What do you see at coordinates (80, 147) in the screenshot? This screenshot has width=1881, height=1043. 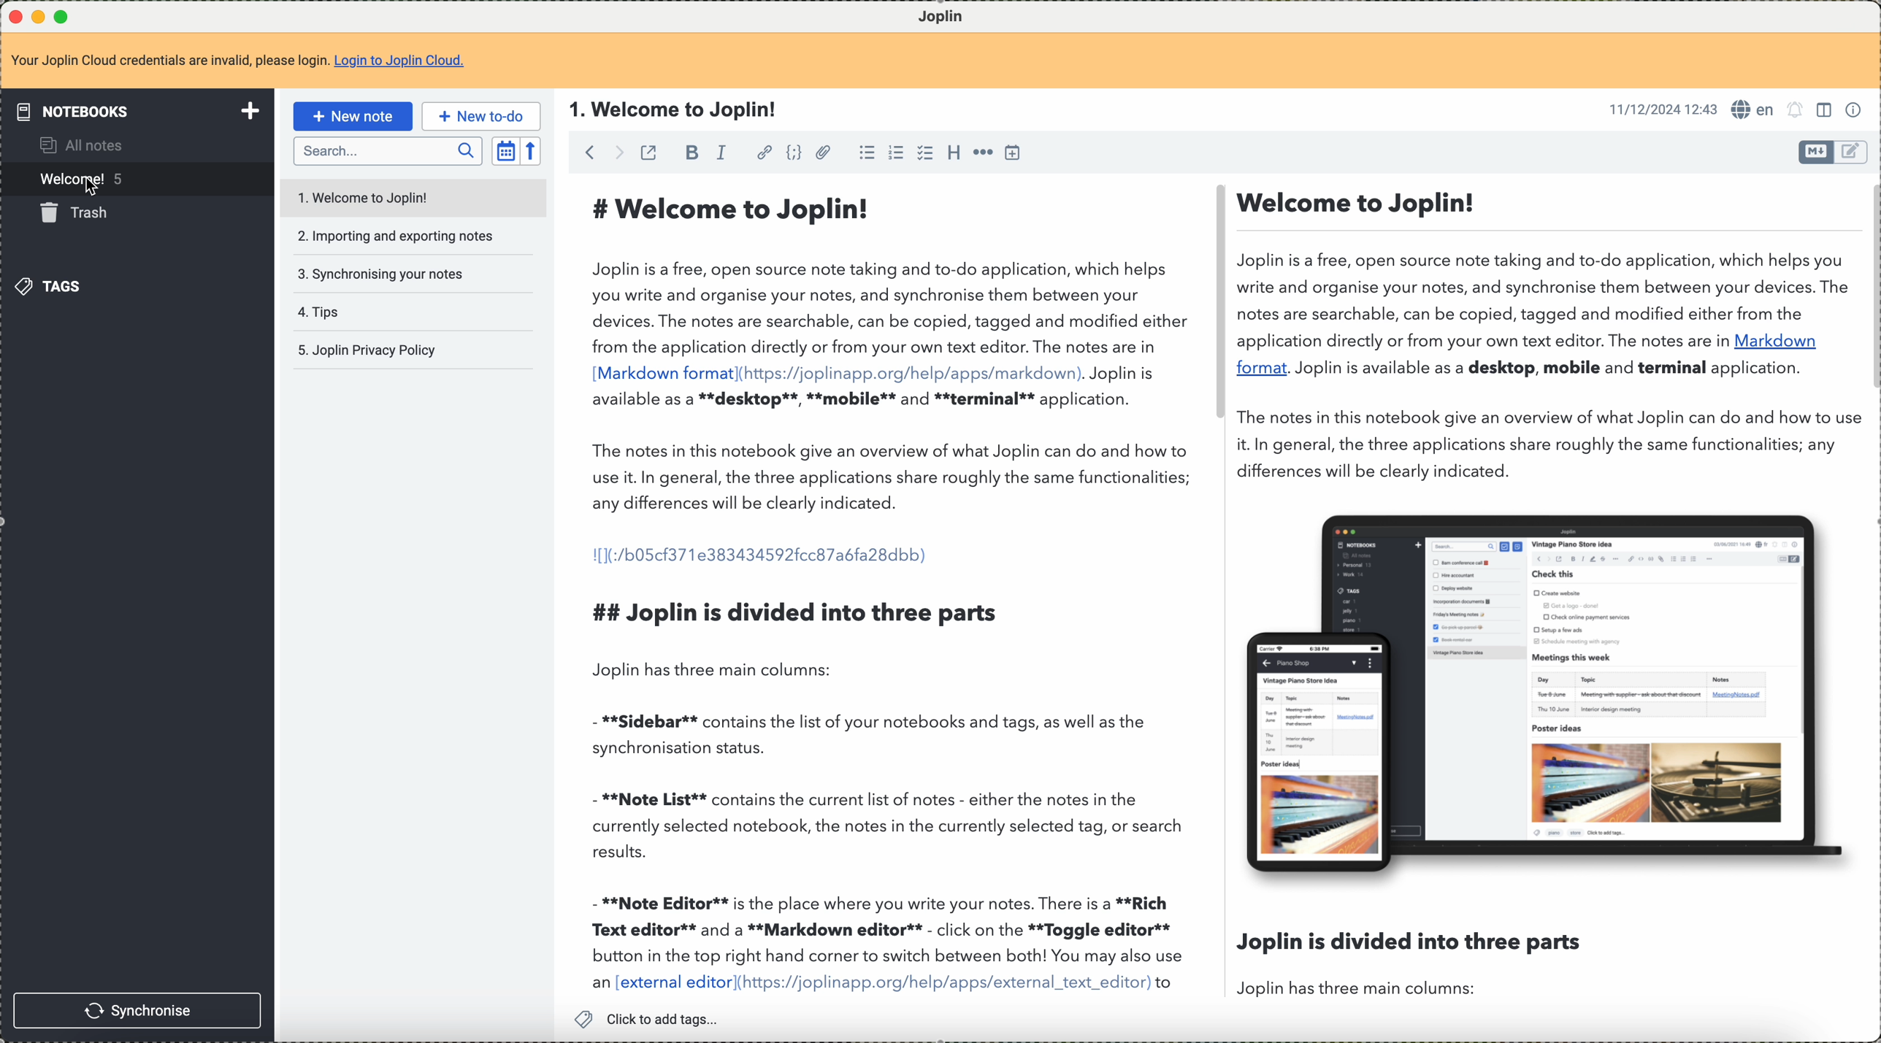 I see `all notes` at bounding box center [80, 147].